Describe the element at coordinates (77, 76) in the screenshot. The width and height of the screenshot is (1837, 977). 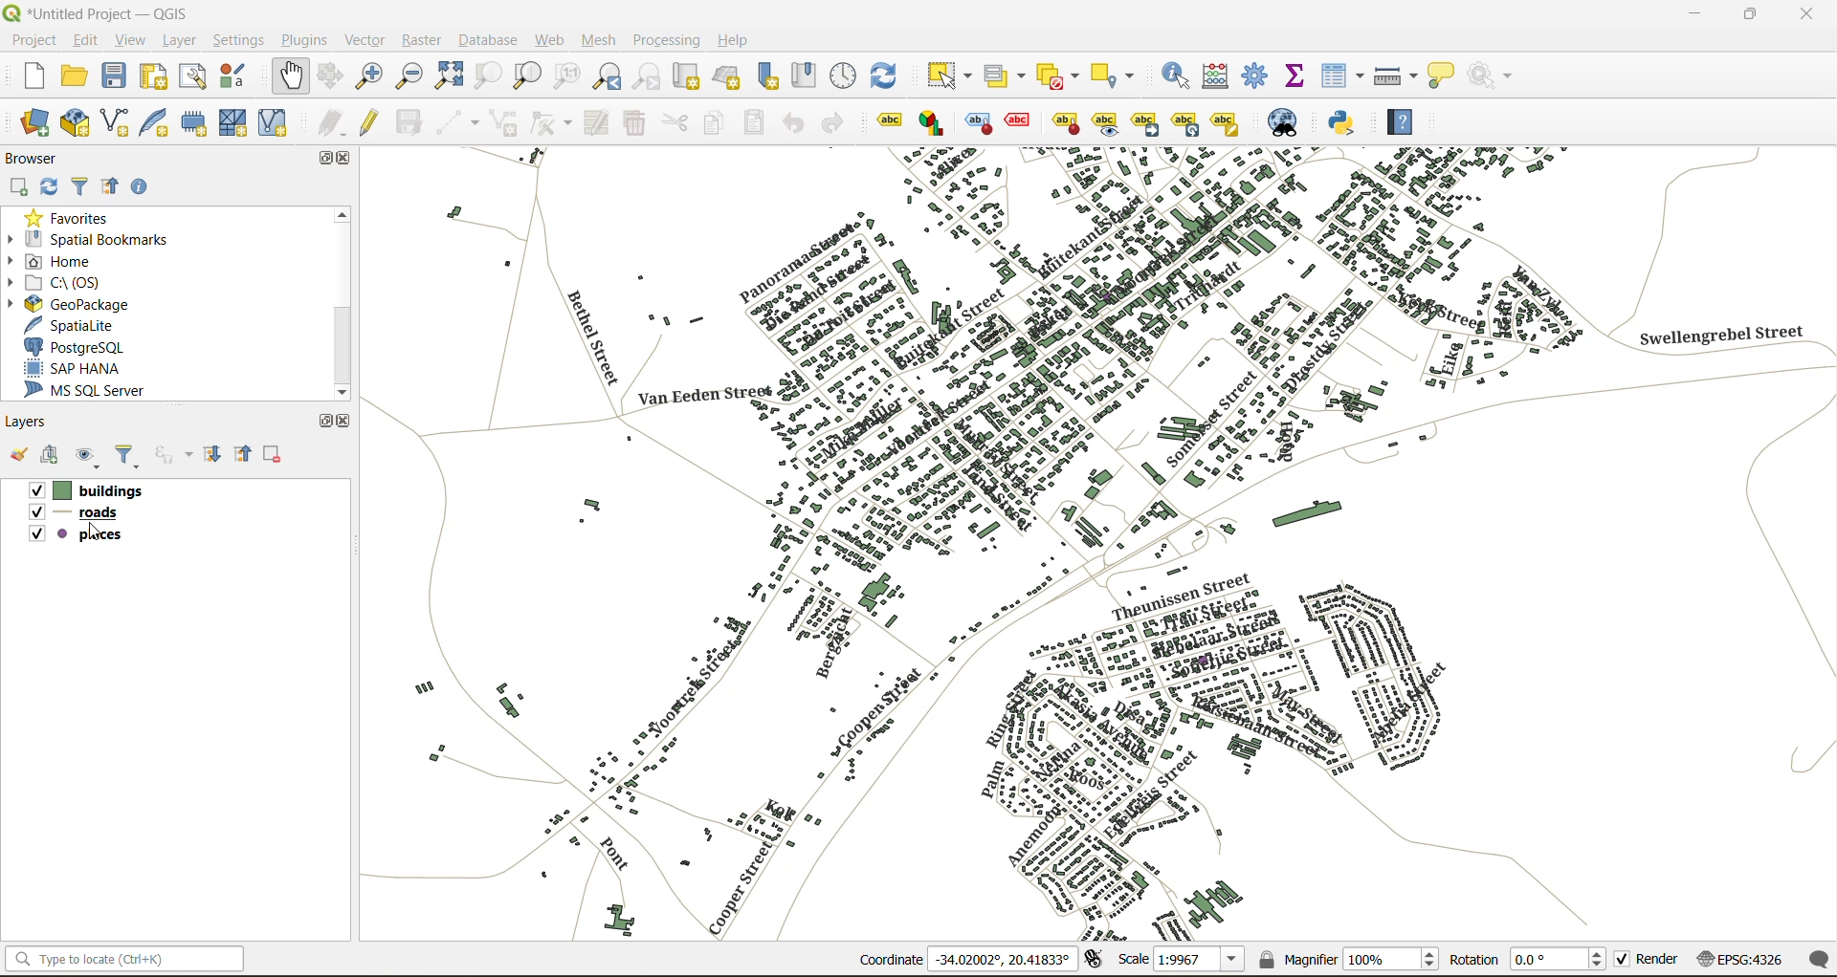
I see `open` at that location.